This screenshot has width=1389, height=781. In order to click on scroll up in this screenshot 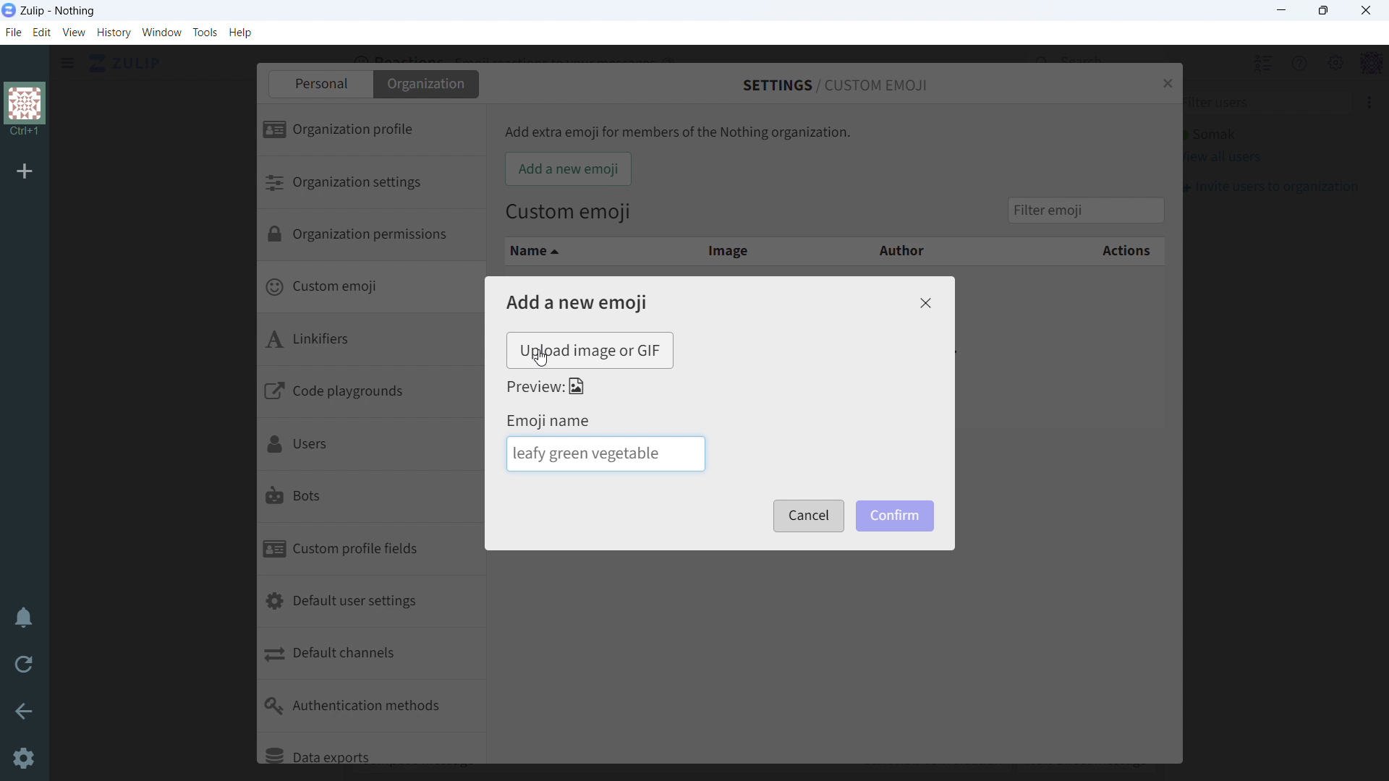, I will do `click(1380, 53)`.